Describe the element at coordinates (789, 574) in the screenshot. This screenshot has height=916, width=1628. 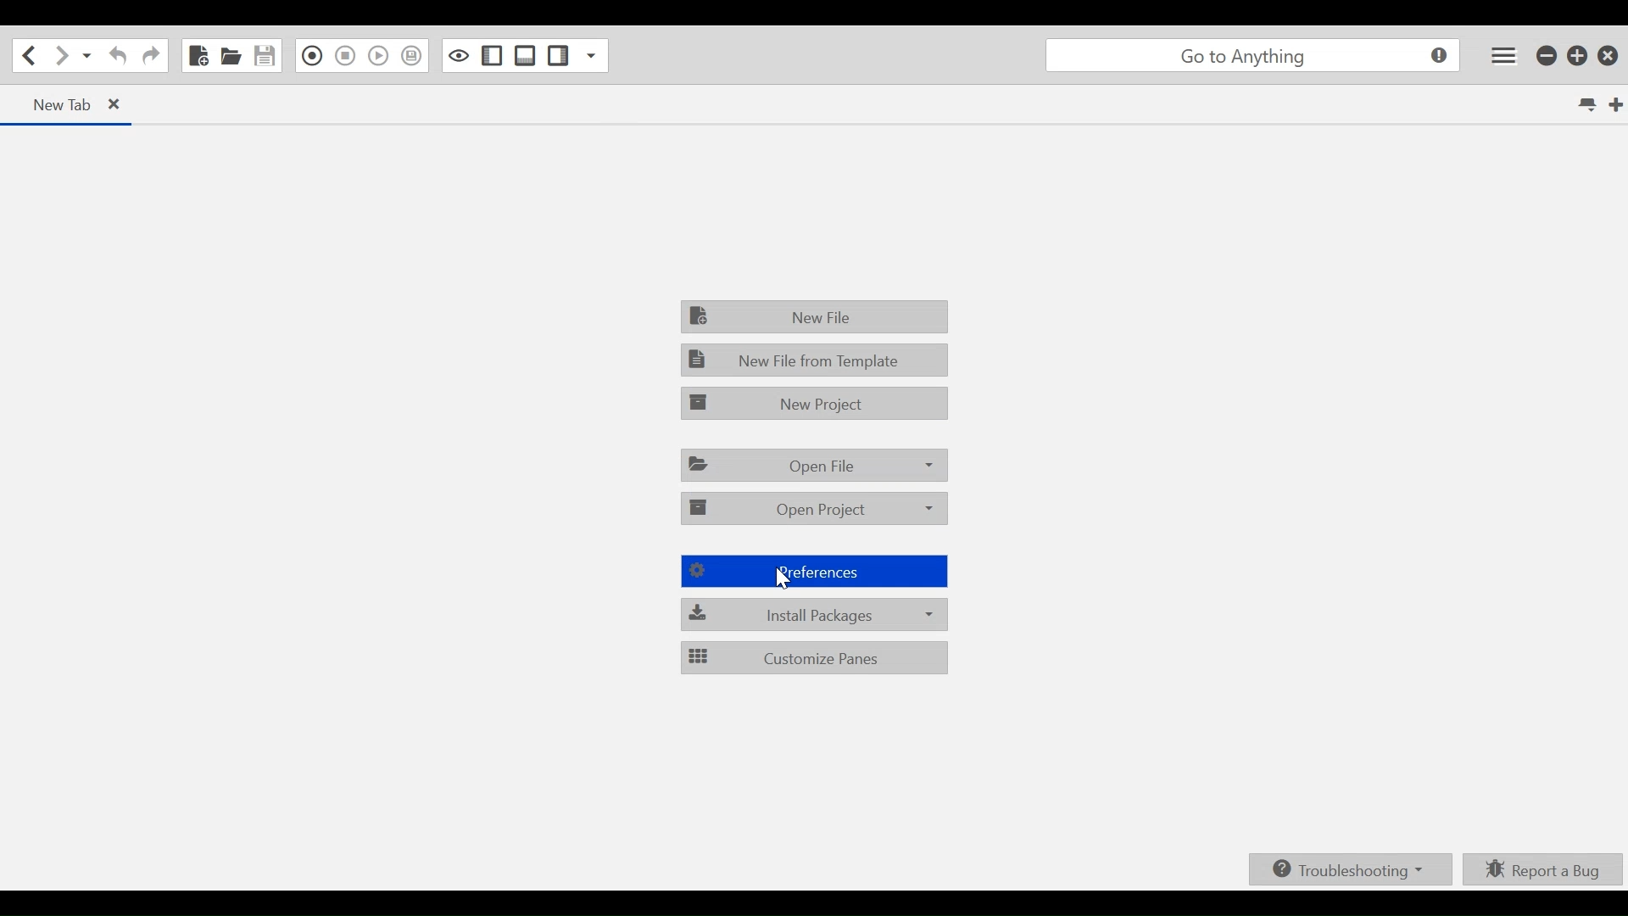
I see `cursor` at that location.